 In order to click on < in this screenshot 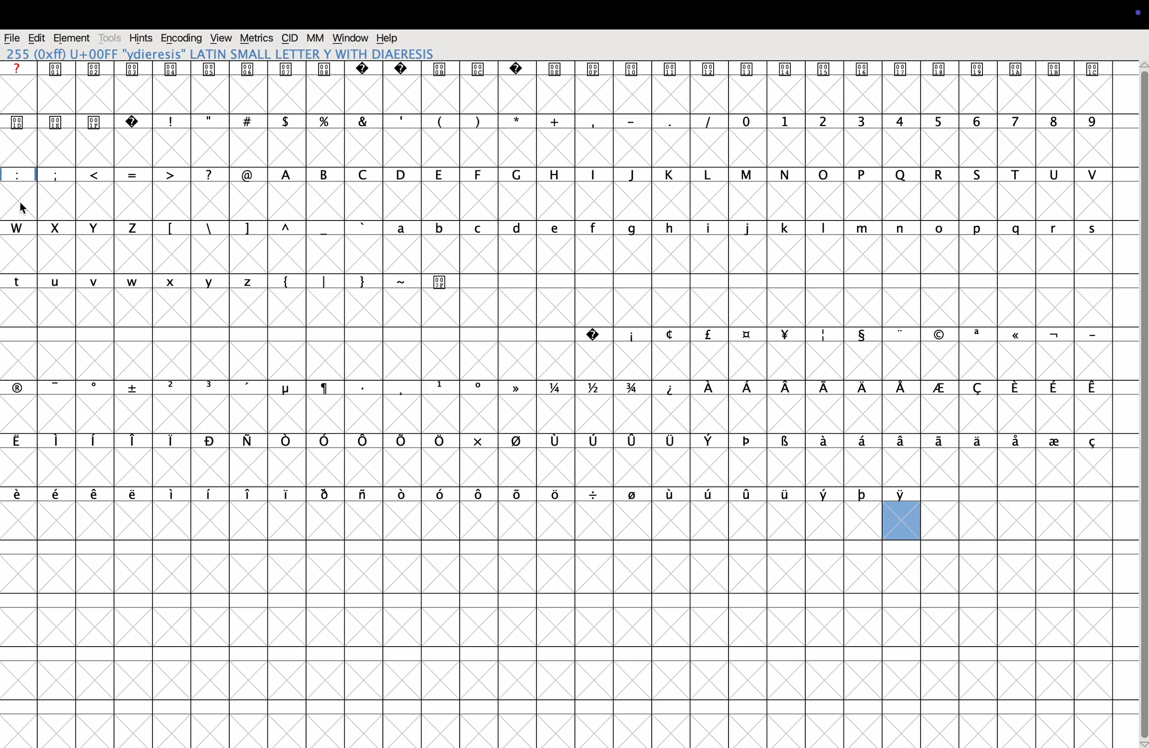, I will do `click(94, 192)`.